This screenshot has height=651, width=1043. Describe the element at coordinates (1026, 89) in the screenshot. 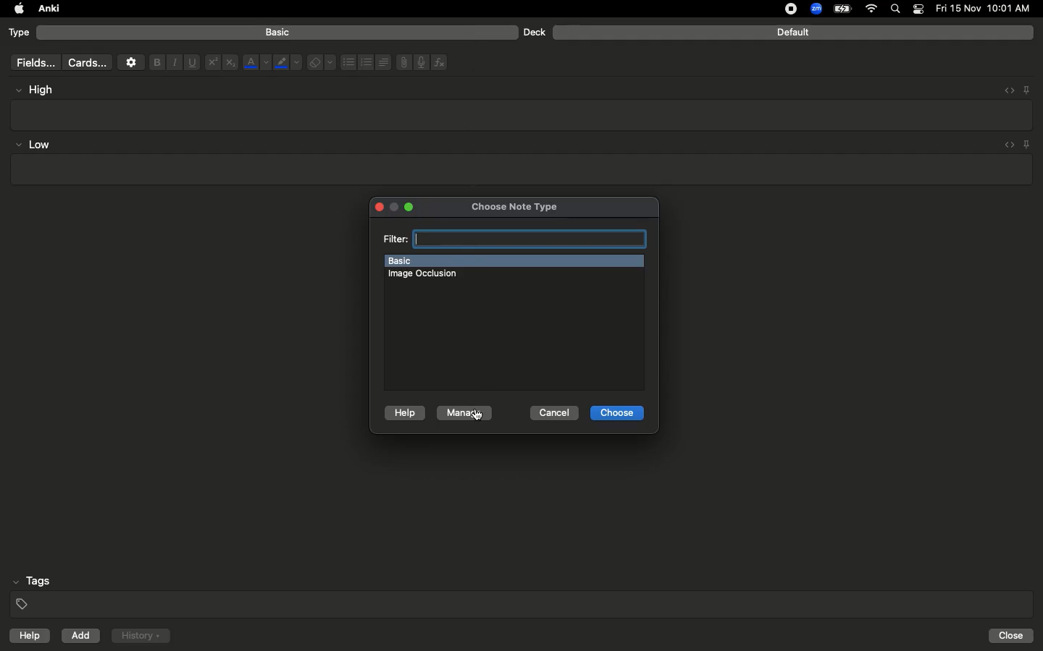

I see `Pin` at that location.